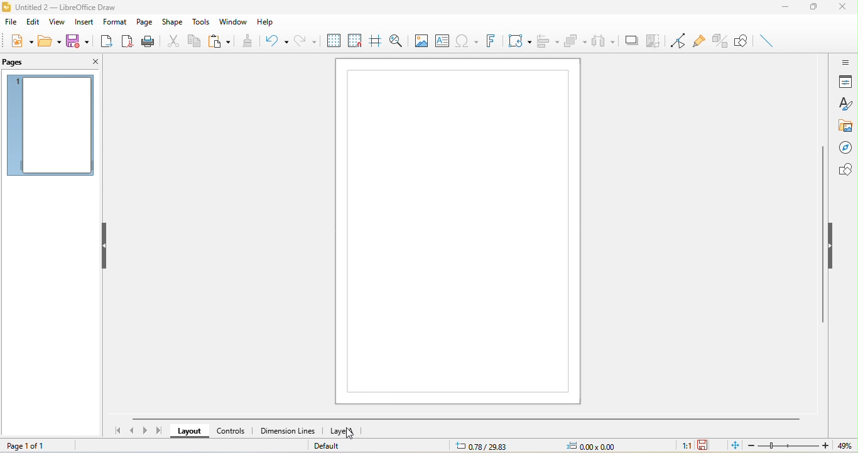 The width and height of the screenshot is (858, 453). I want to click on 0.78/29.83, so click(479, 446).